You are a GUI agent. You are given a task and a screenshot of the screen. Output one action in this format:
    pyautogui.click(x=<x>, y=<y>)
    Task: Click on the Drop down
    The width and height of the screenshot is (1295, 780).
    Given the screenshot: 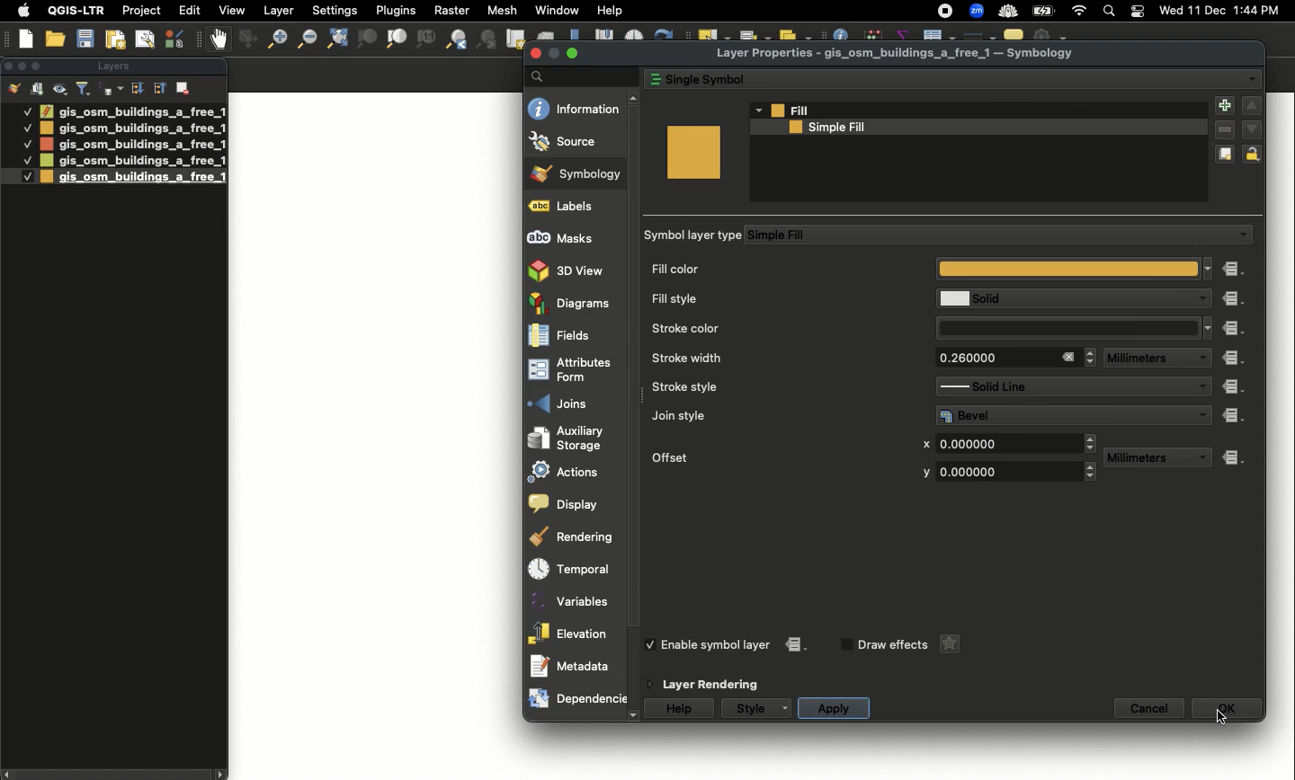 What is the action you would take?
    pyautogui.click(x=1092, y=473)
    